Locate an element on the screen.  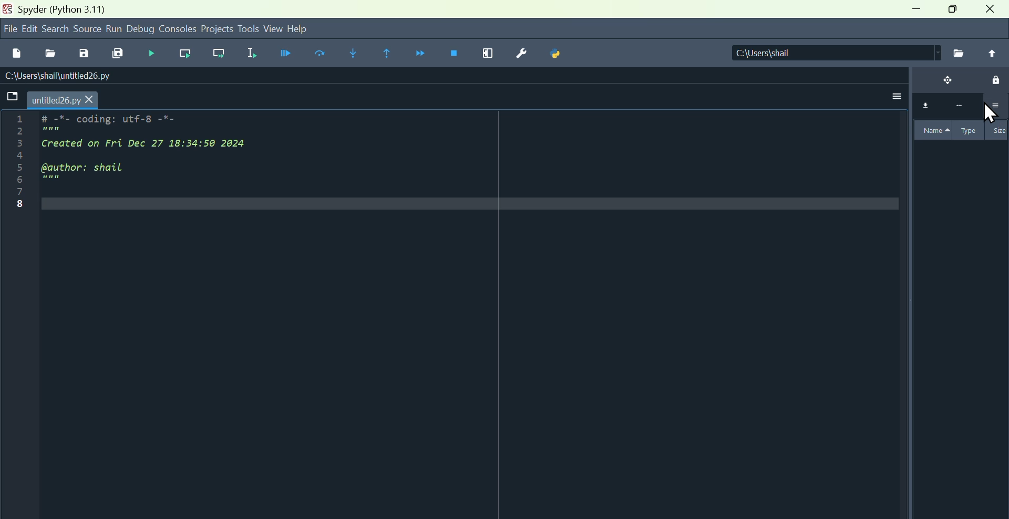
Projects is located at coordinates (218, 28).